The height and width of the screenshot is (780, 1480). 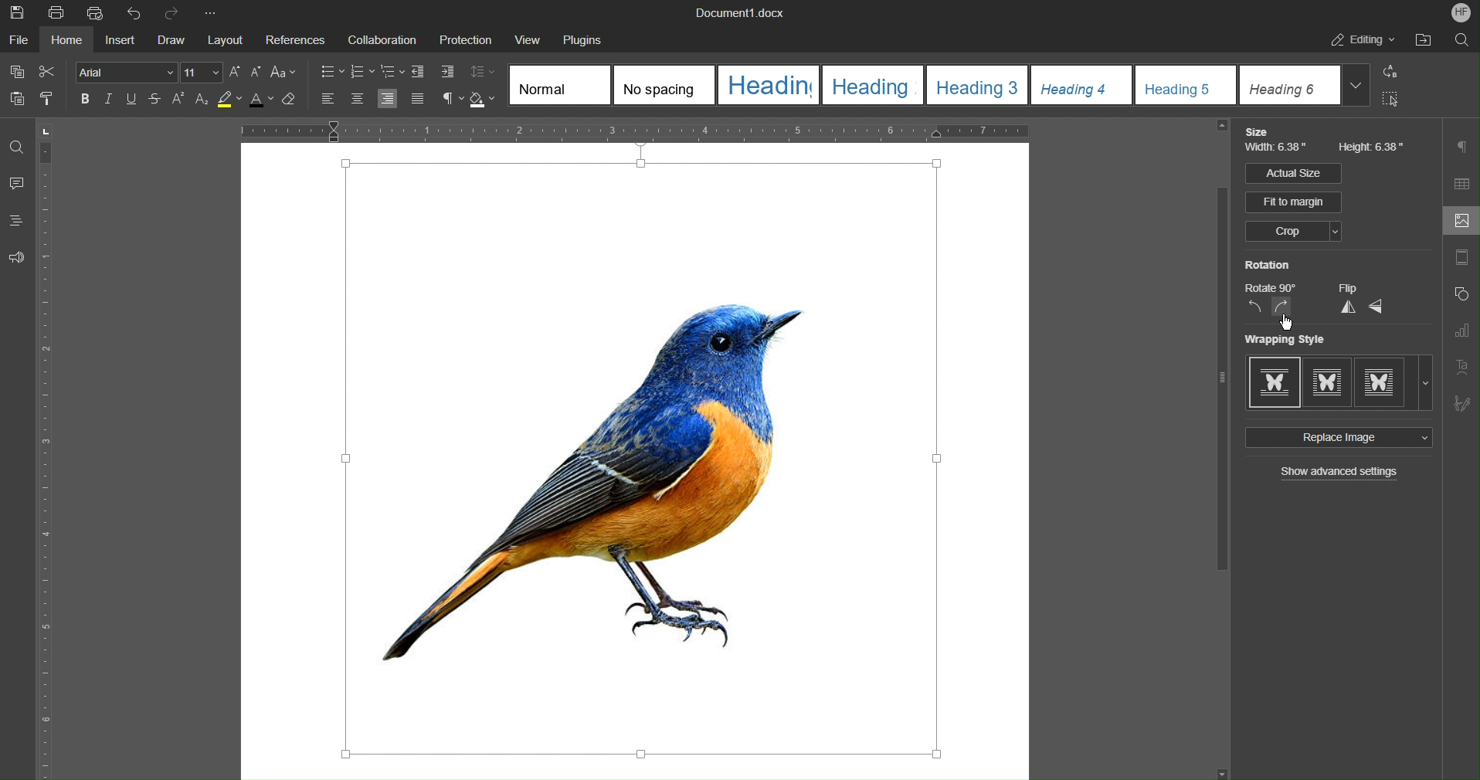 I want to click on Wrapping Style, so click(x=1283, y=339).